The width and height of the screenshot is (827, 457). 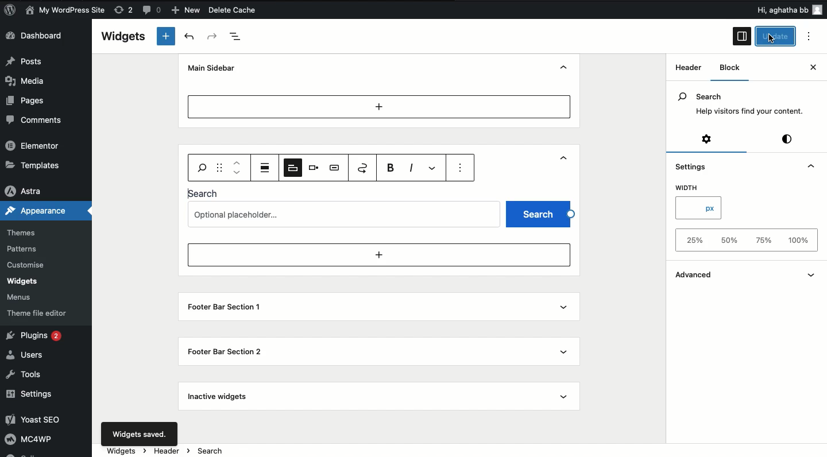 What do you see at coordinates (42, 421) in the screenshot?
I see `Yoast SEO` at bounding box center [42, 421].